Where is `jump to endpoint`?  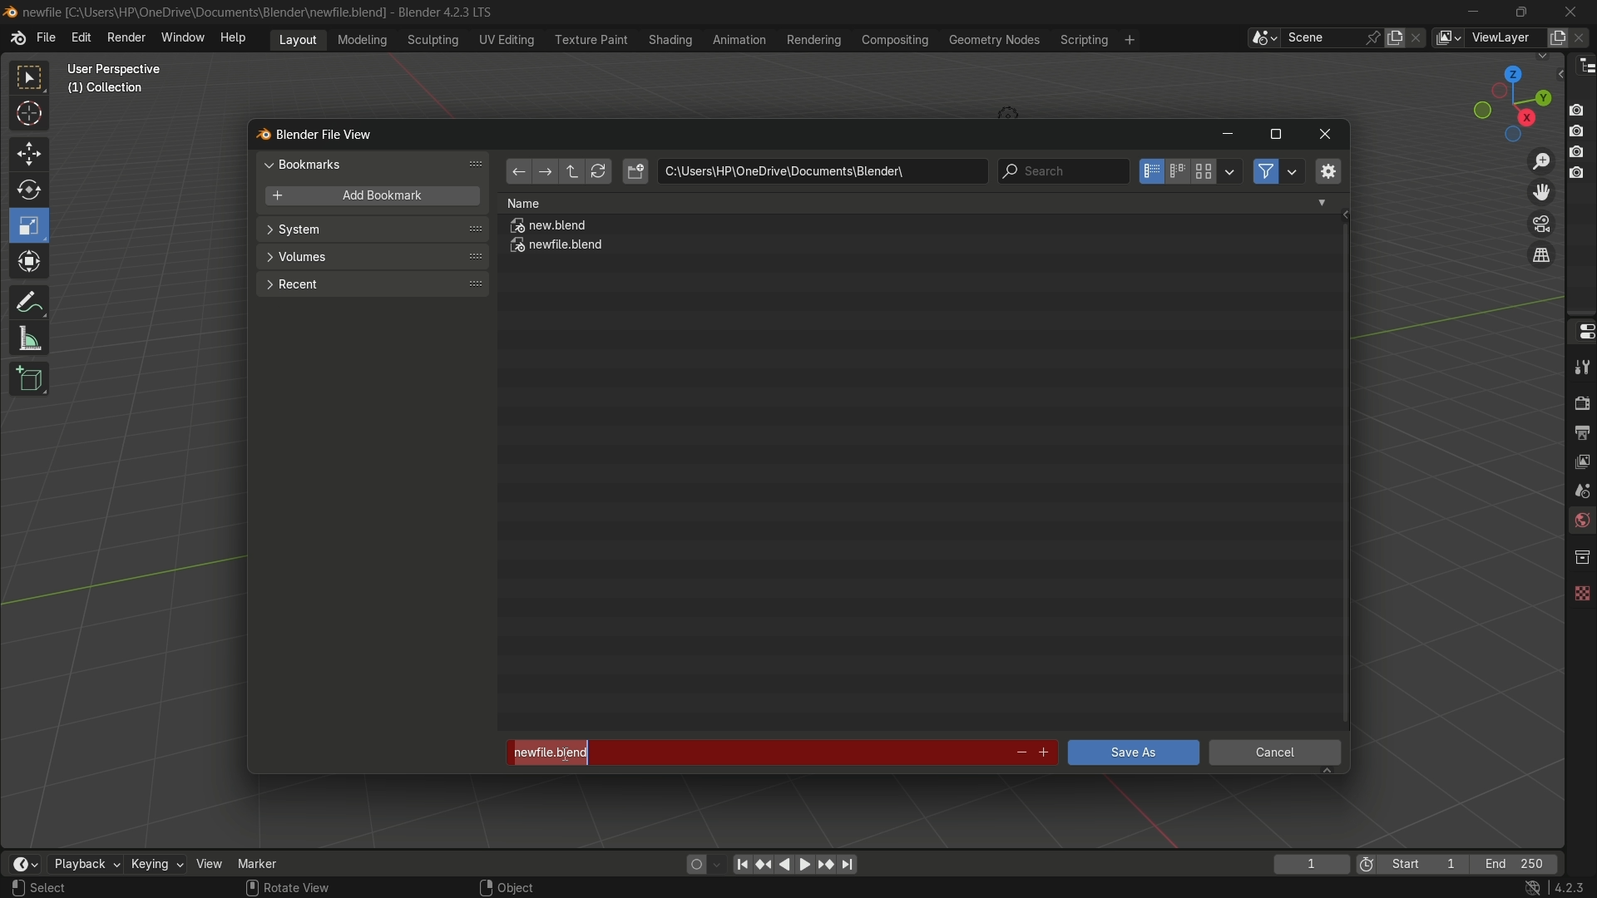
jump to endpoint is located at coordinates (742, 863).